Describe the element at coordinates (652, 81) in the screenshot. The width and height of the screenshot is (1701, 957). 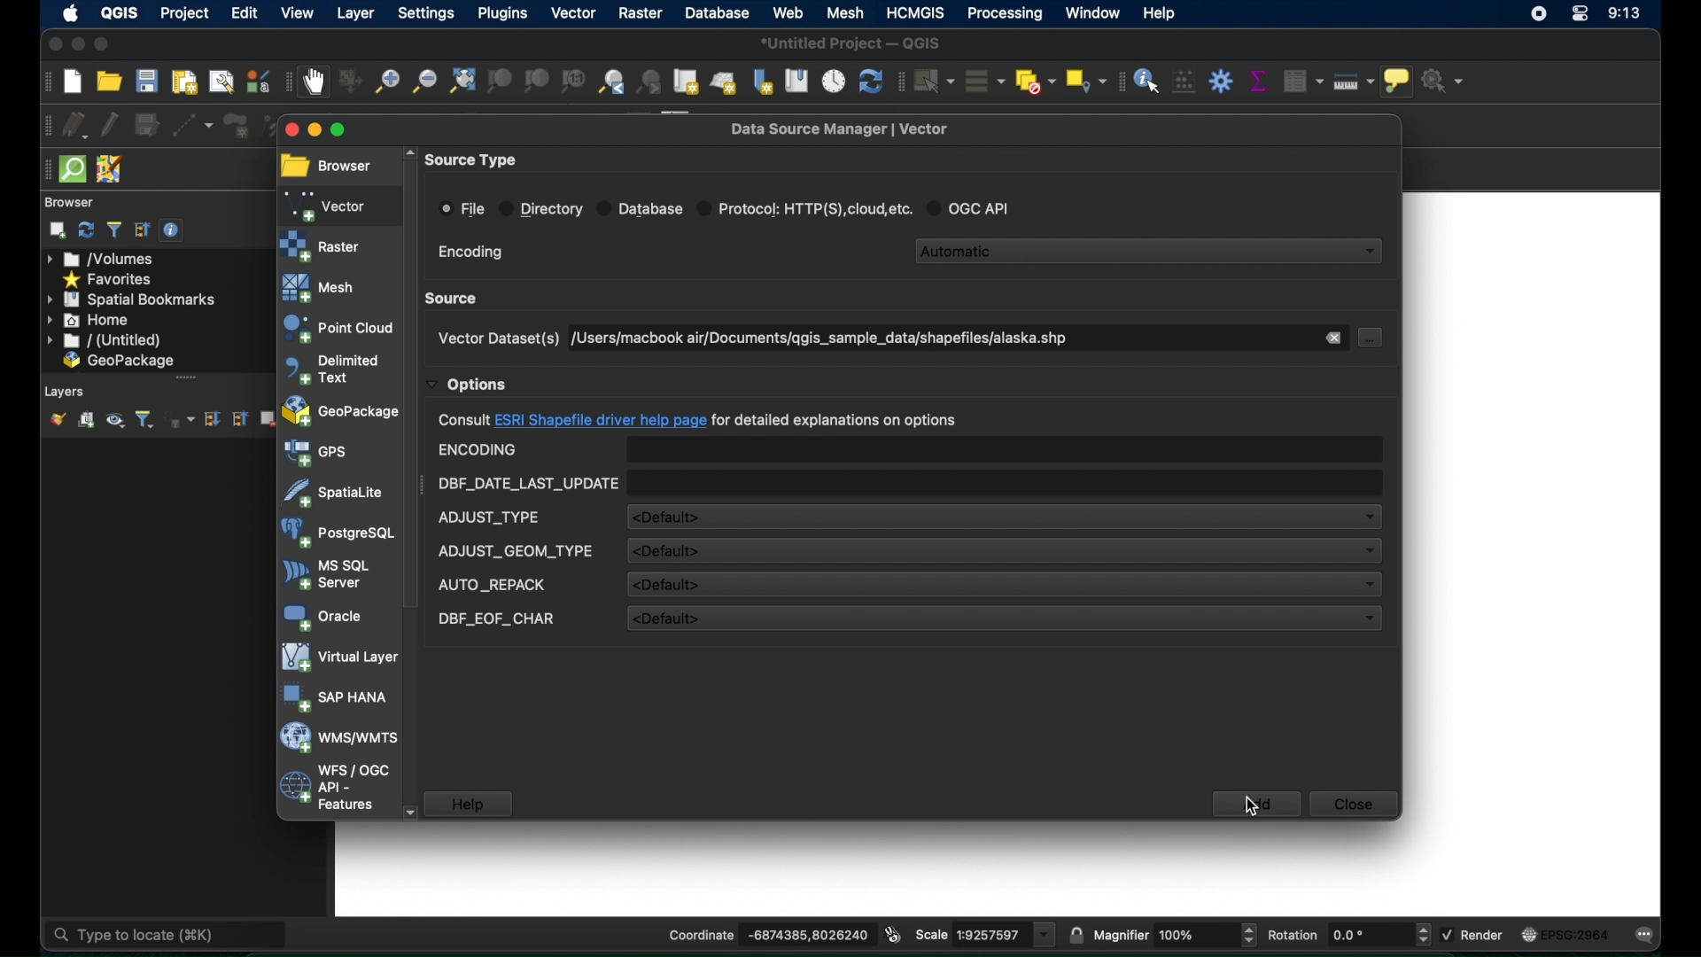
I see `zoom next` at that location.